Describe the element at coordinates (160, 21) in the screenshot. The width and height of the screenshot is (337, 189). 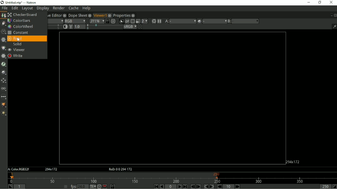
I see `Pause updates` at that location.